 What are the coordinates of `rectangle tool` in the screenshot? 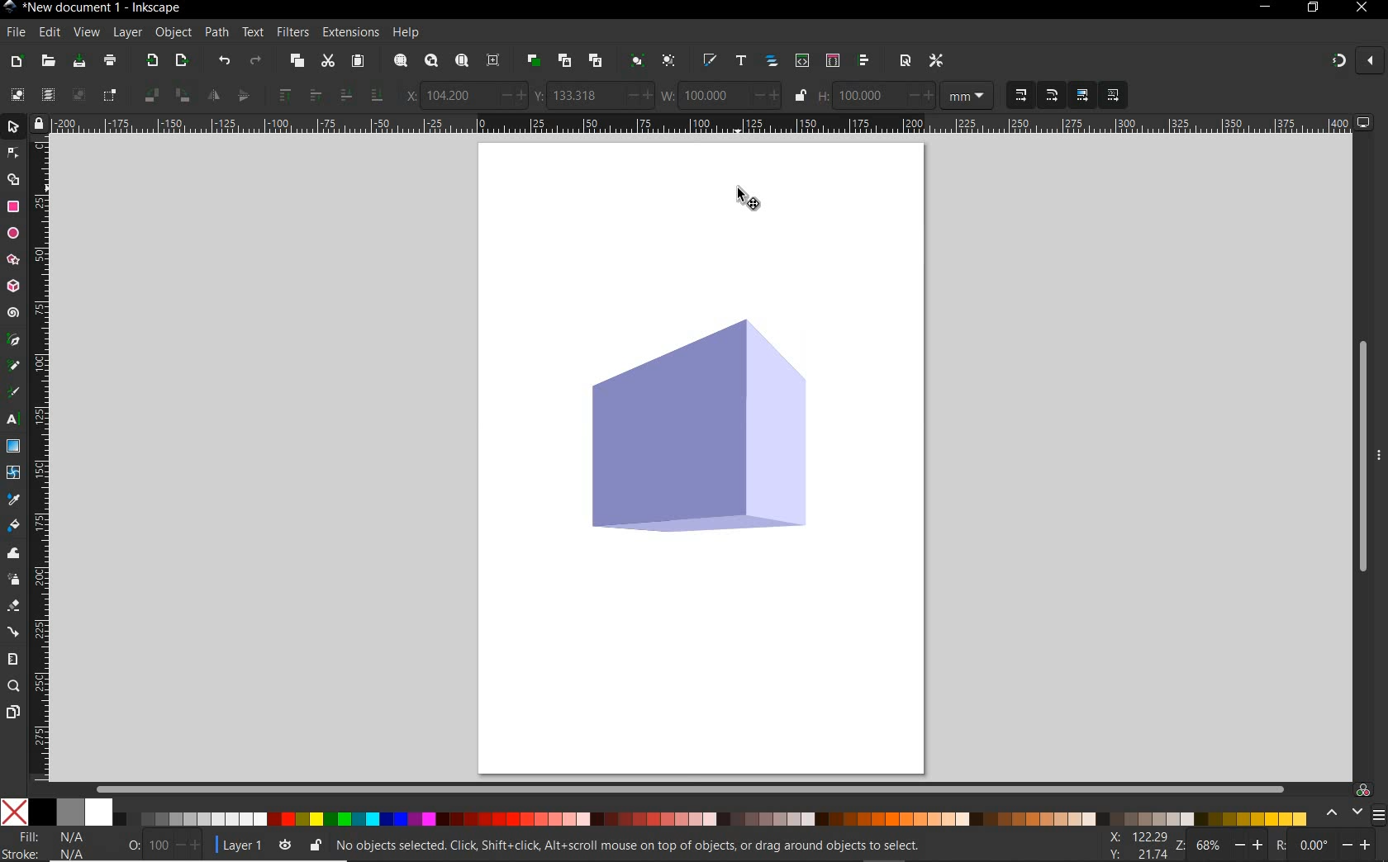 It's located at (13, 207).